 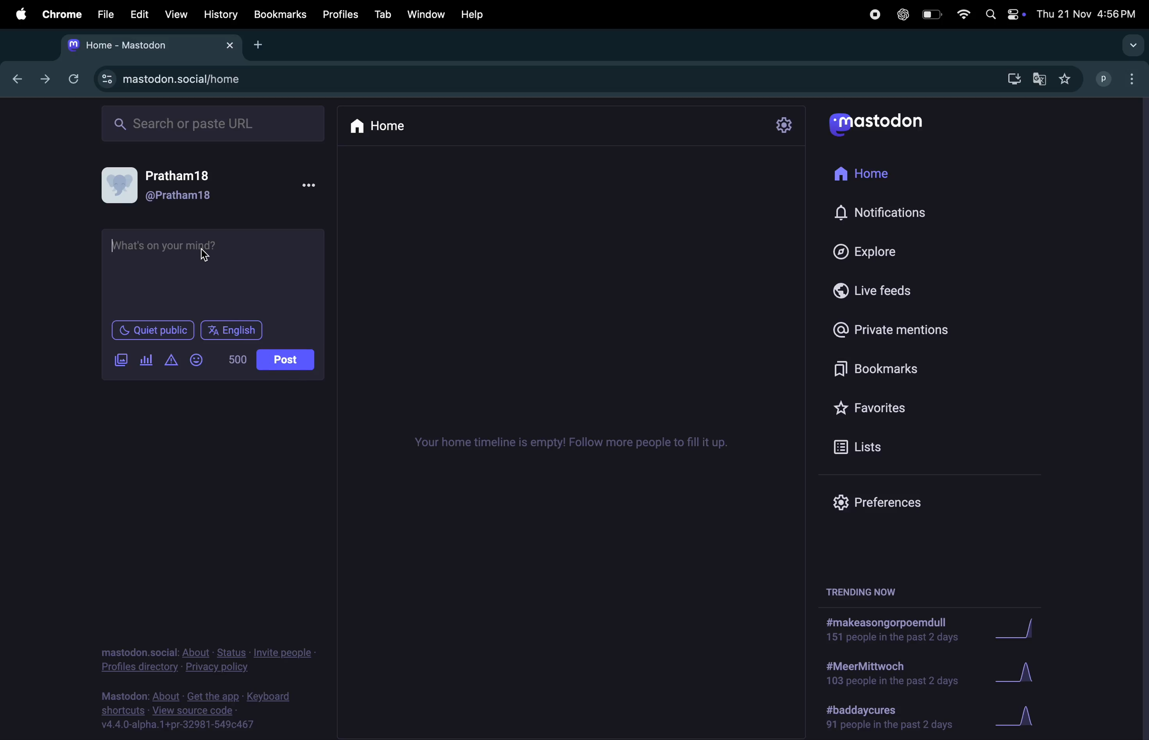 What do you see at coordinates (114, 246) in the screenshot?
I see `cursor` at bounding box center [114, 246].